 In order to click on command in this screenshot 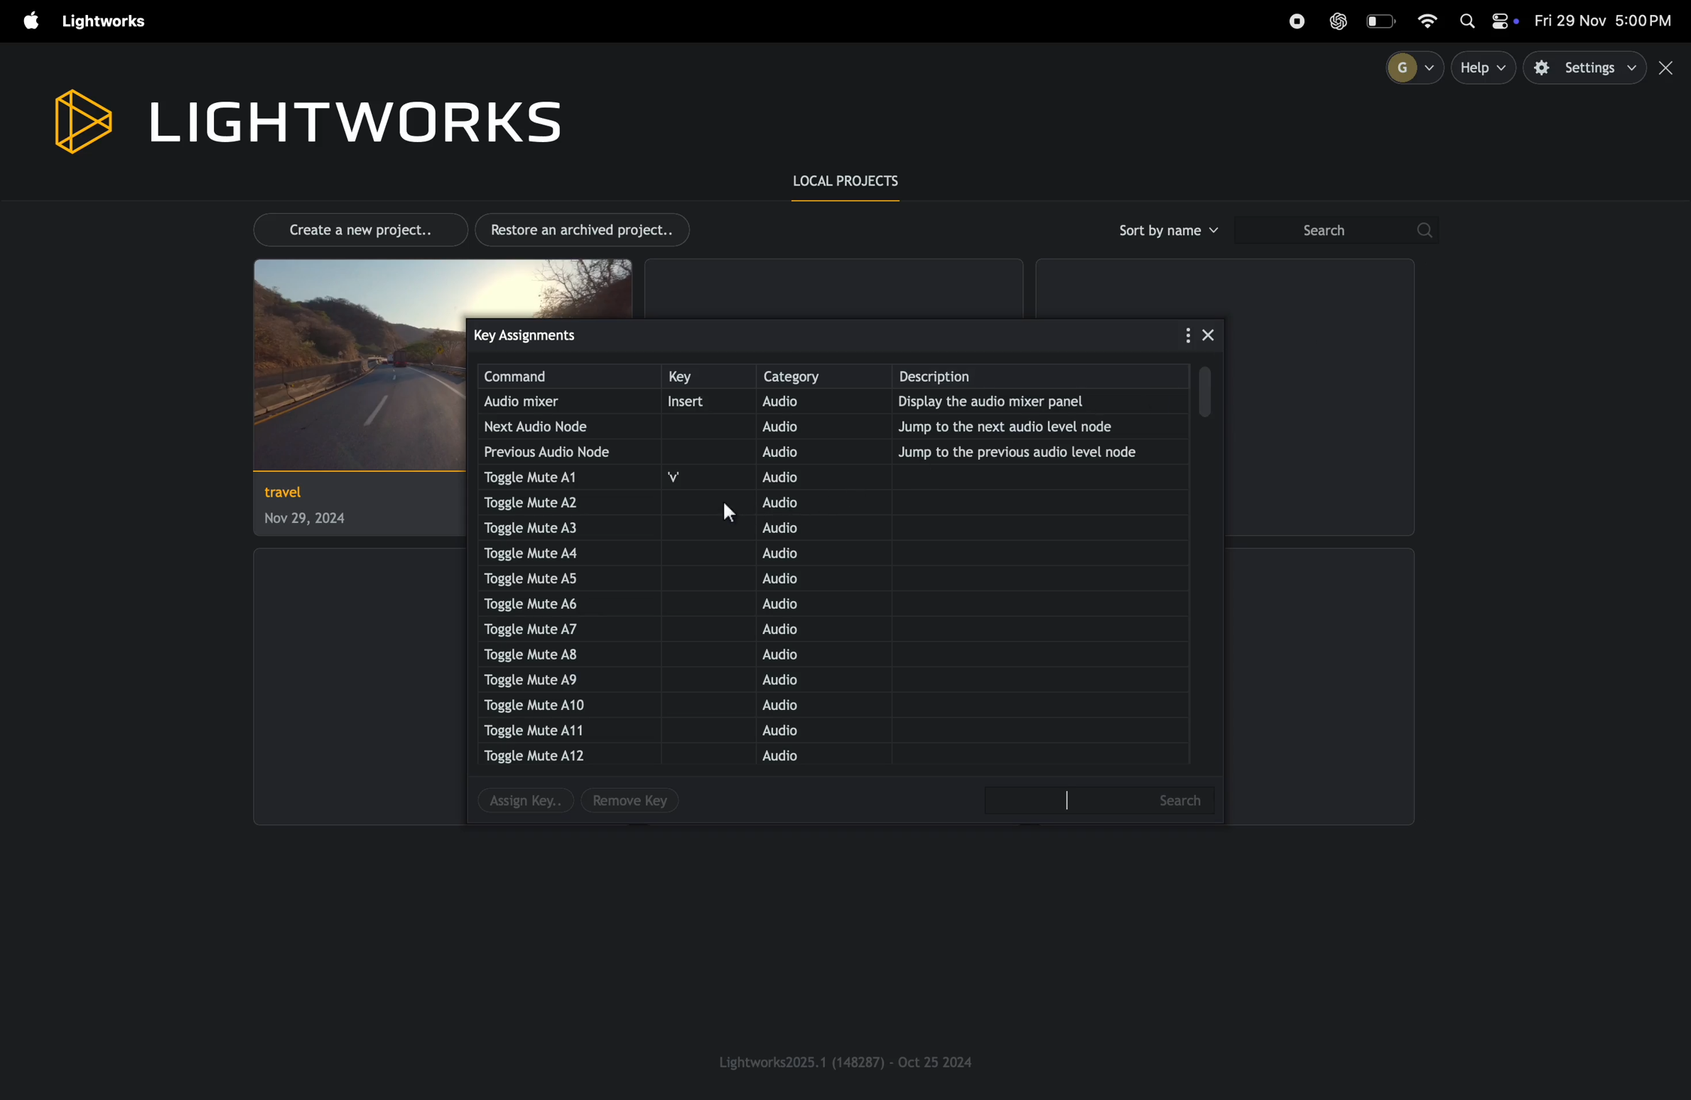, I will do `click(568, 377)`.